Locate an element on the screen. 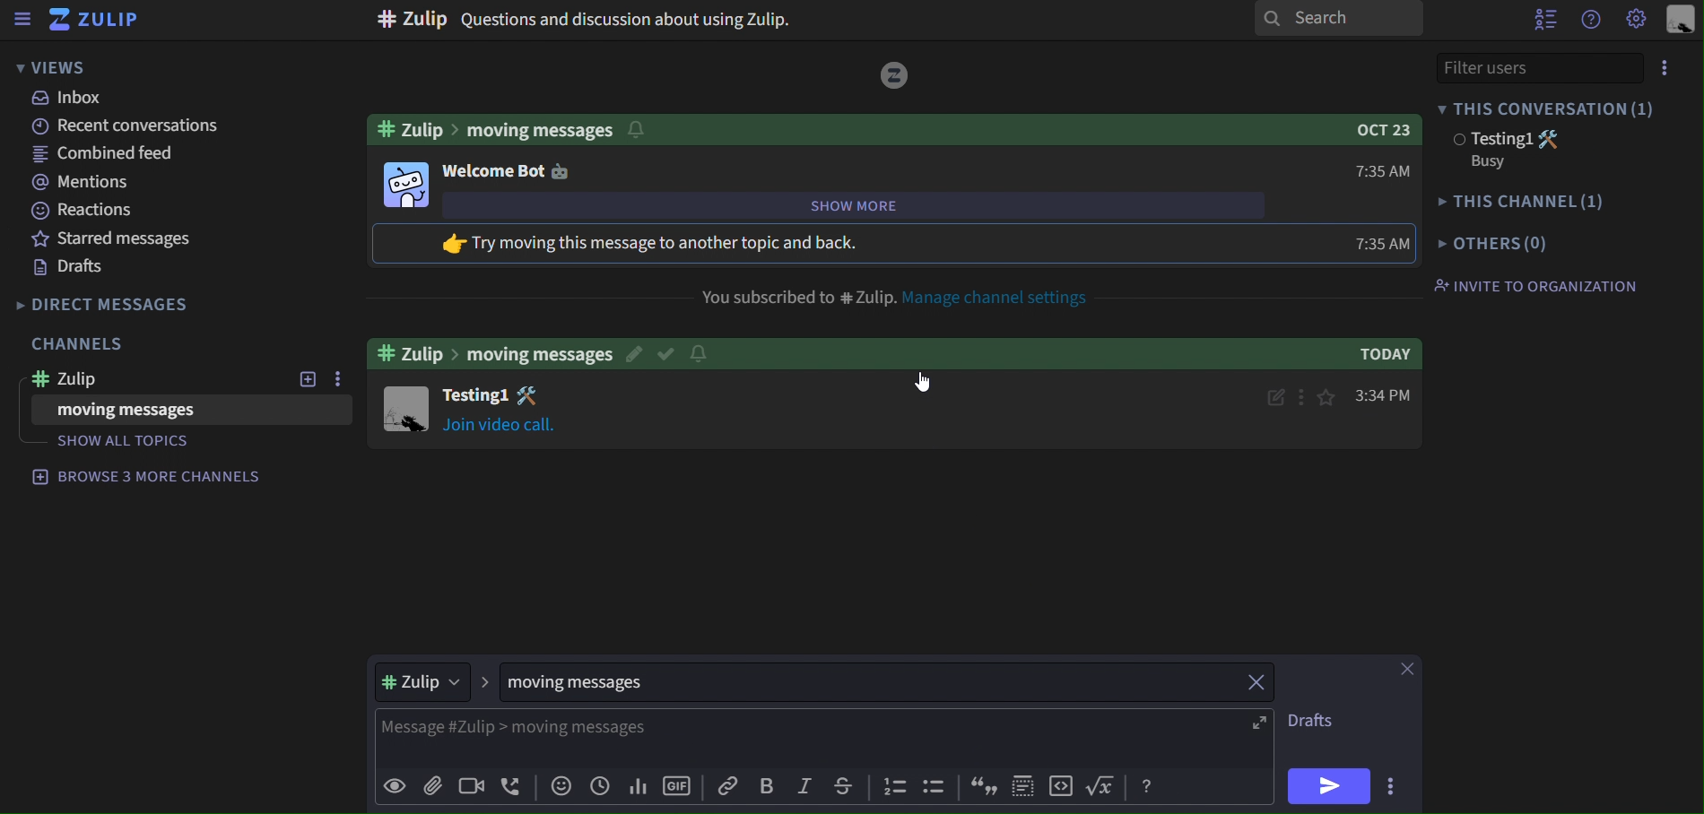 The image size is (1704, 814). function is located at coordinates (1102, 787).